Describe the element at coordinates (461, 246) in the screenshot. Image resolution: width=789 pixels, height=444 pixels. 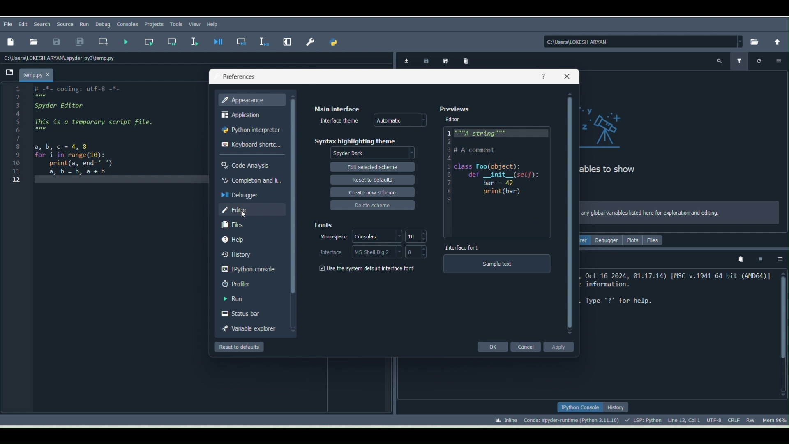
I see `Interface font` at that location.